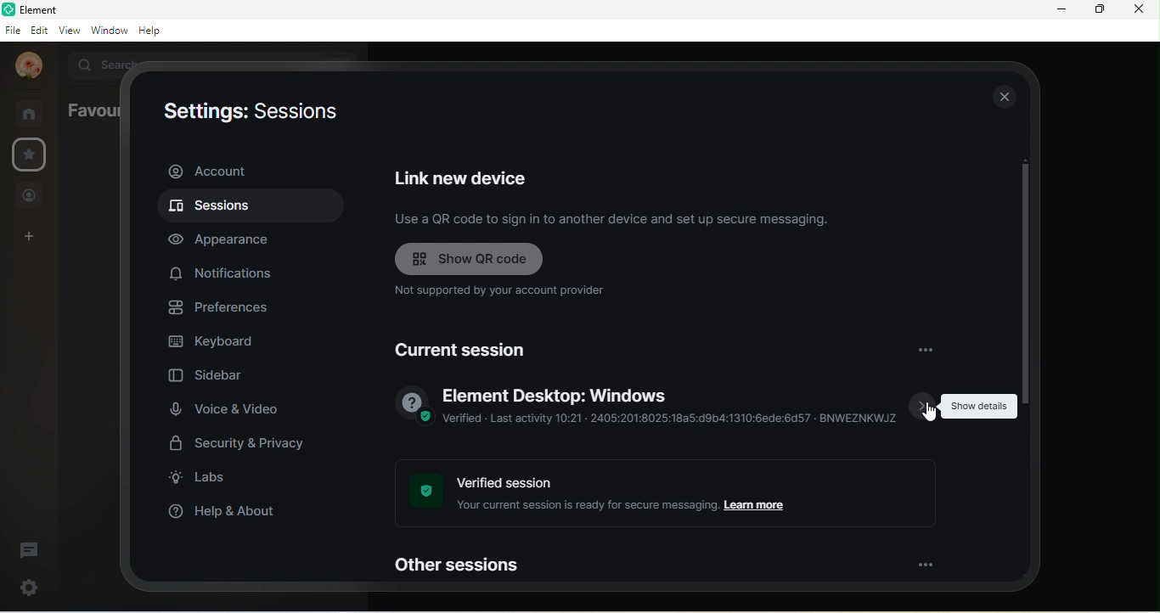  Describe the element at coordinates (33, 113) in the screenshot. I see `rooms` at that location.